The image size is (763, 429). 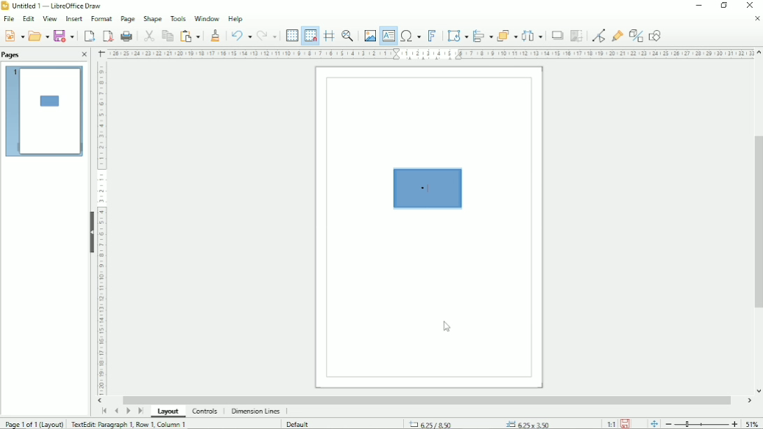 I want to click on Shape, so click(x=152, y=18).